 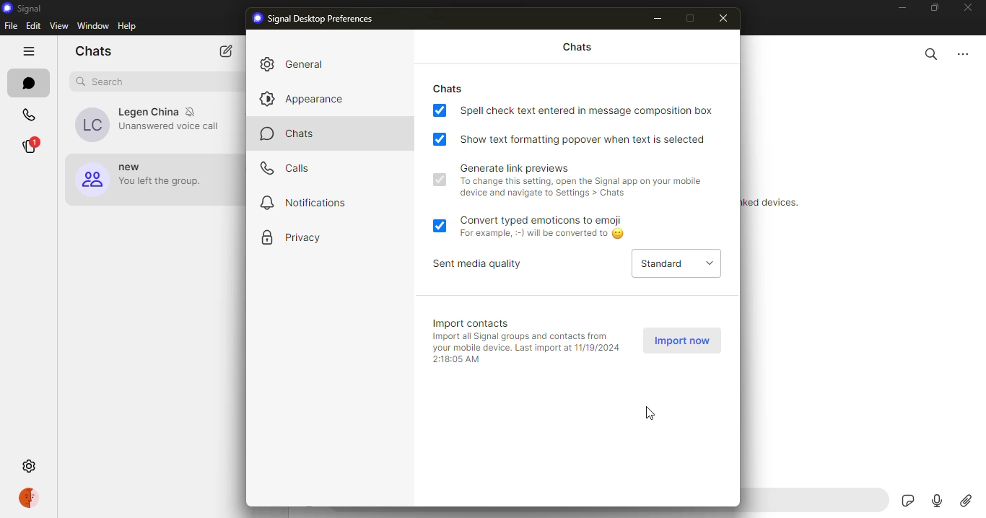 I want to click on calls, so click(x=29, y=115).